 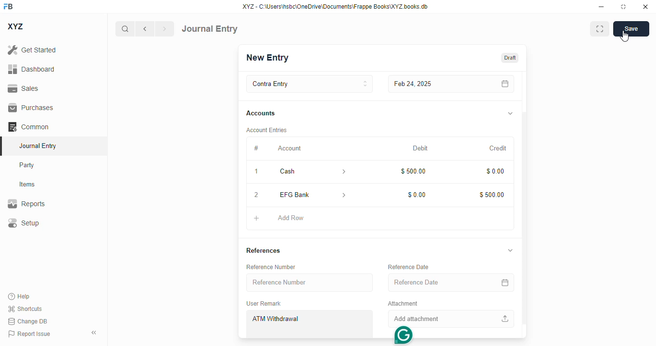 I want to click on $500.00 , so click(x=413, y=171).